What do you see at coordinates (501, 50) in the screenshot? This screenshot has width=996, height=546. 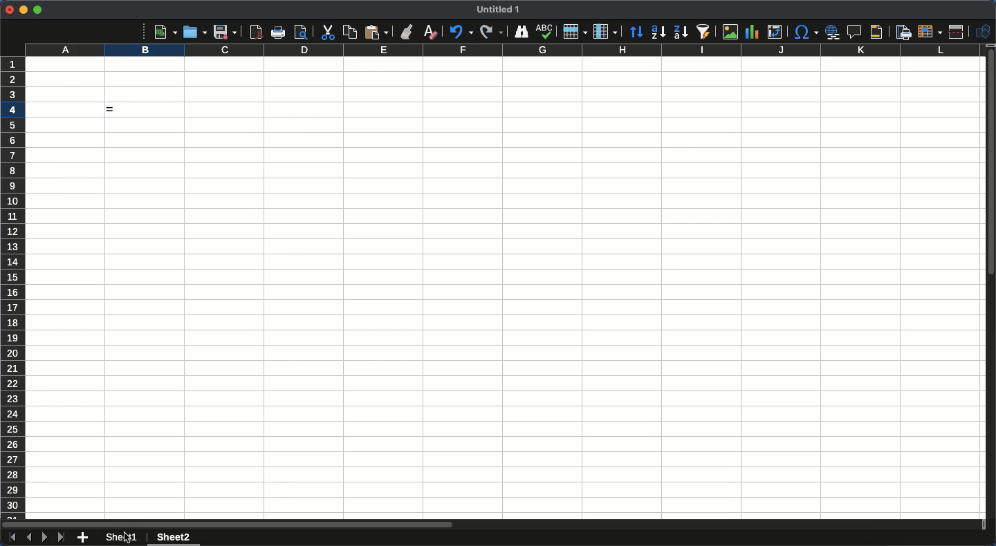 I see `Columns` at bounding box center [501, 50].